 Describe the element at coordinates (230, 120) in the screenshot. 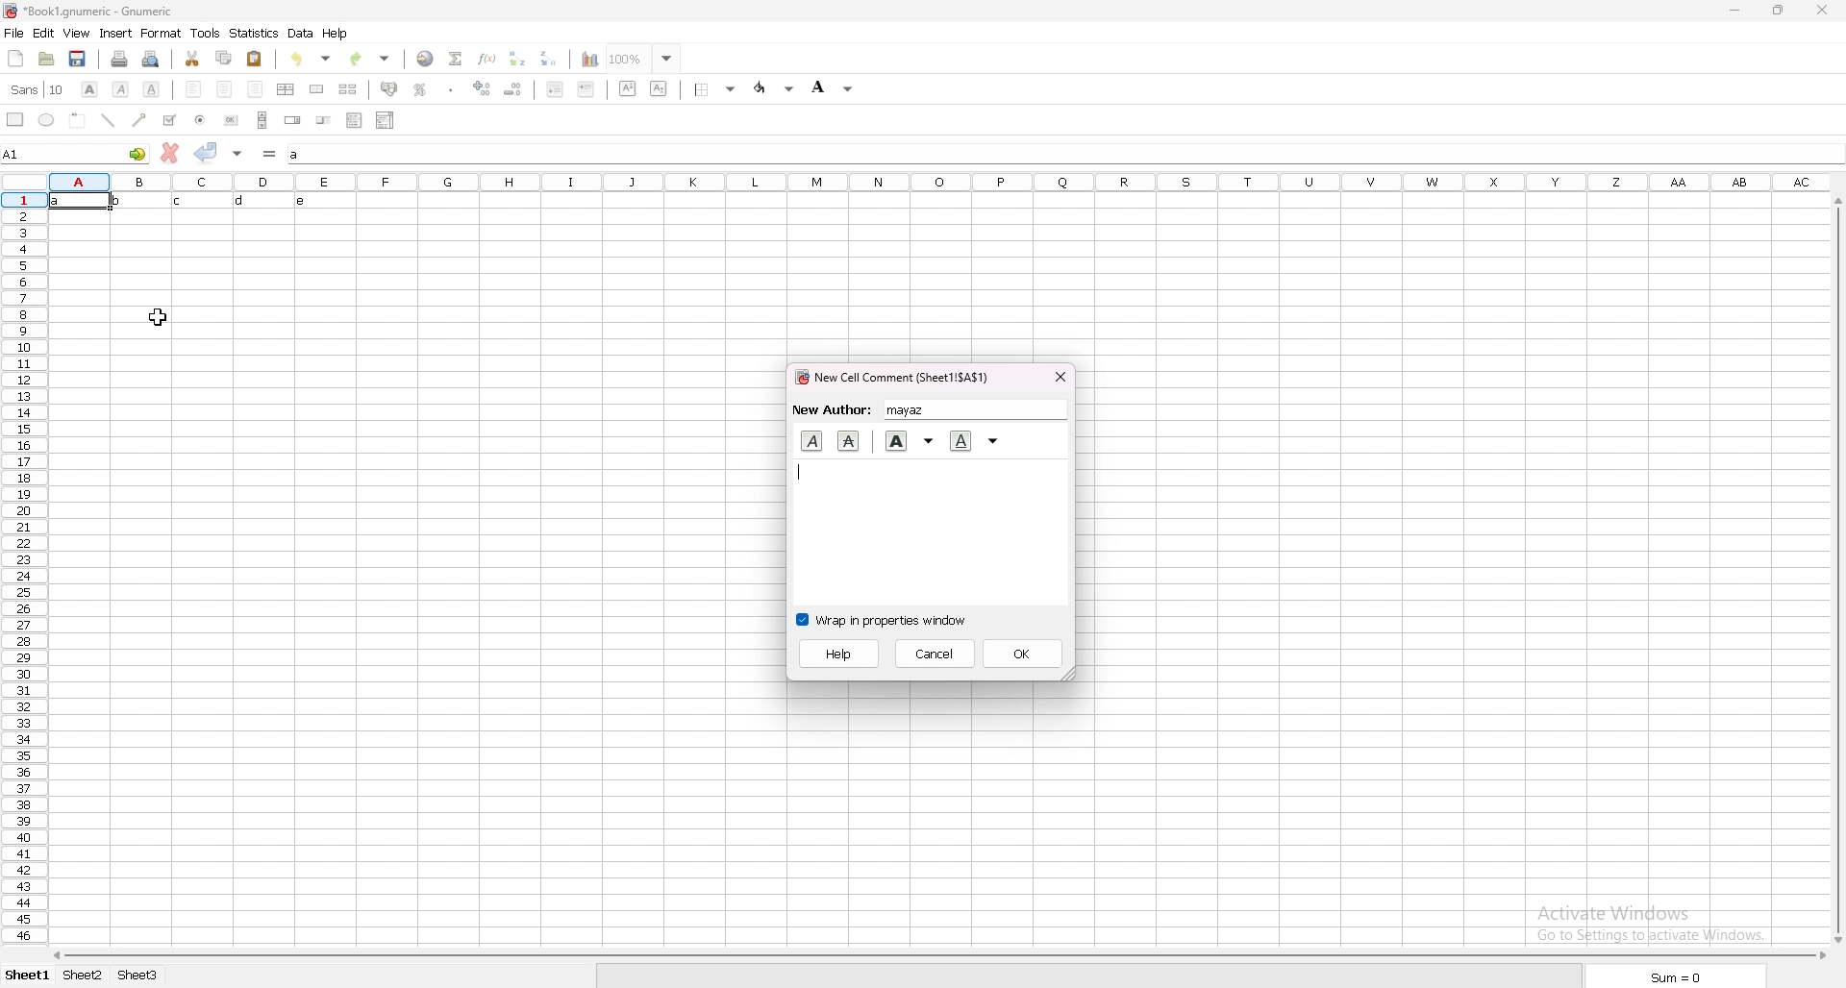

I see `button` at that location.